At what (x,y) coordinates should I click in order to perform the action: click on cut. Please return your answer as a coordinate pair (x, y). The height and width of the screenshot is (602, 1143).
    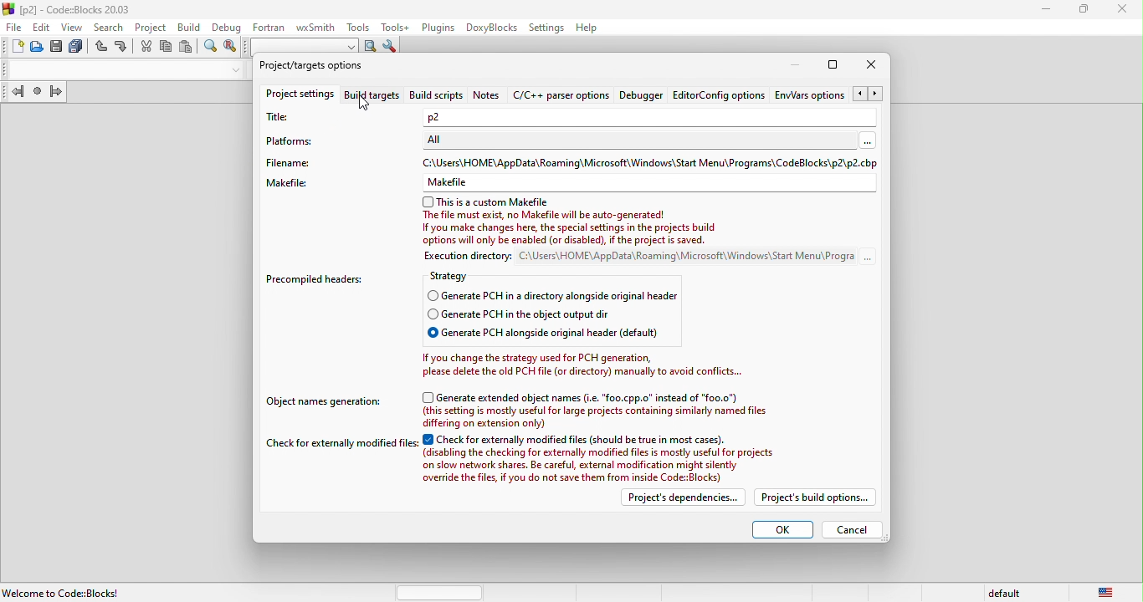
    Looking at the image, I should click on (145, 47).